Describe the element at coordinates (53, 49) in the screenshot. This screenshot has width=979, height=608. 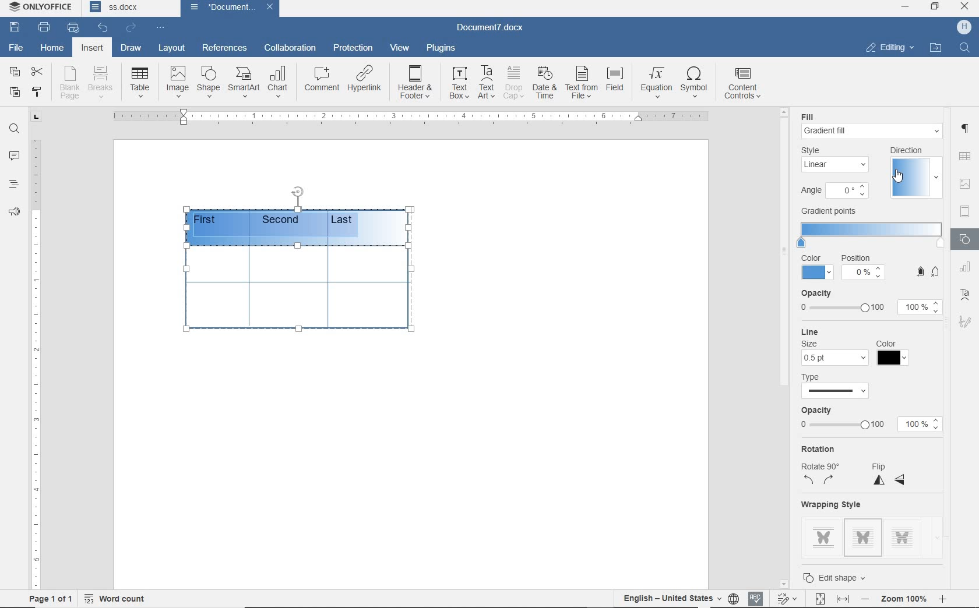
I see `home` at that location.